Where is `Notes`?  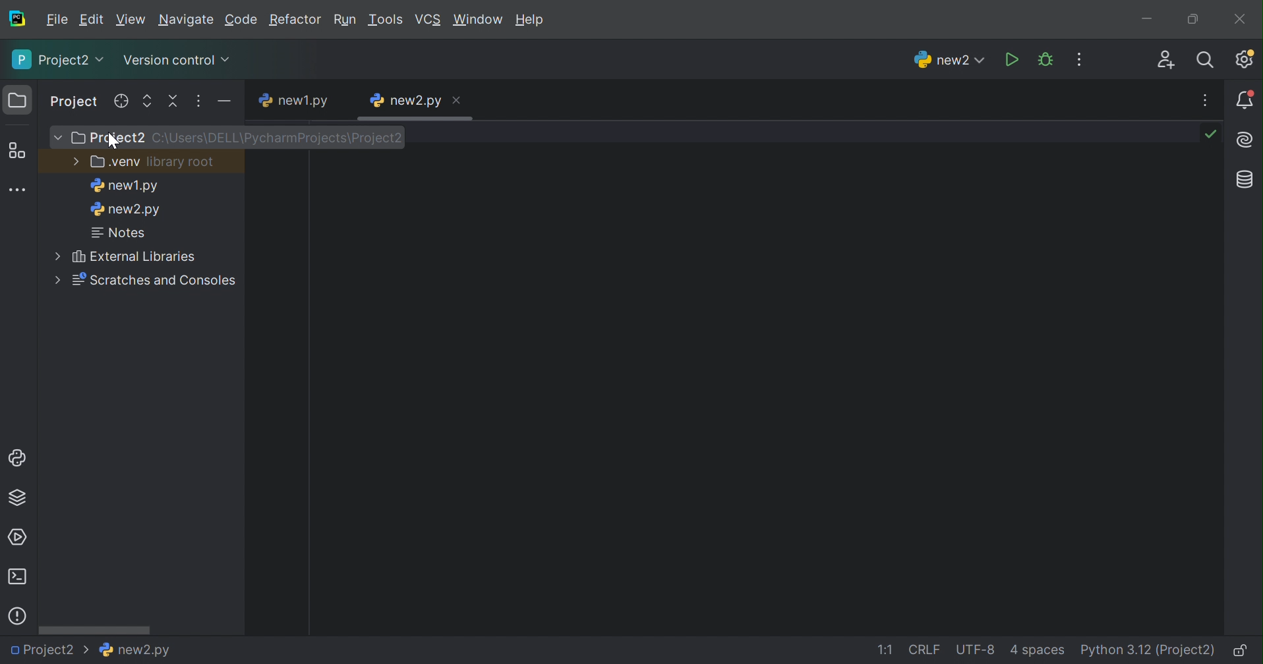
Notes is located at coordinates (121, 233).